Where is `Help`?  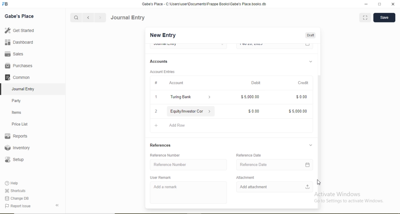 Help is located at coordinates (12, 183).